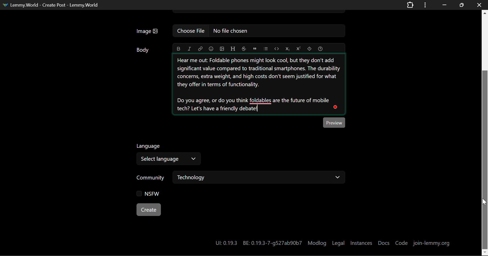 The width and height of the screenshot is (488, 256). Describe the element at coordinates (485, 200) in the screenshot. I see `MOUSE_UP Cursor Position` at that location.